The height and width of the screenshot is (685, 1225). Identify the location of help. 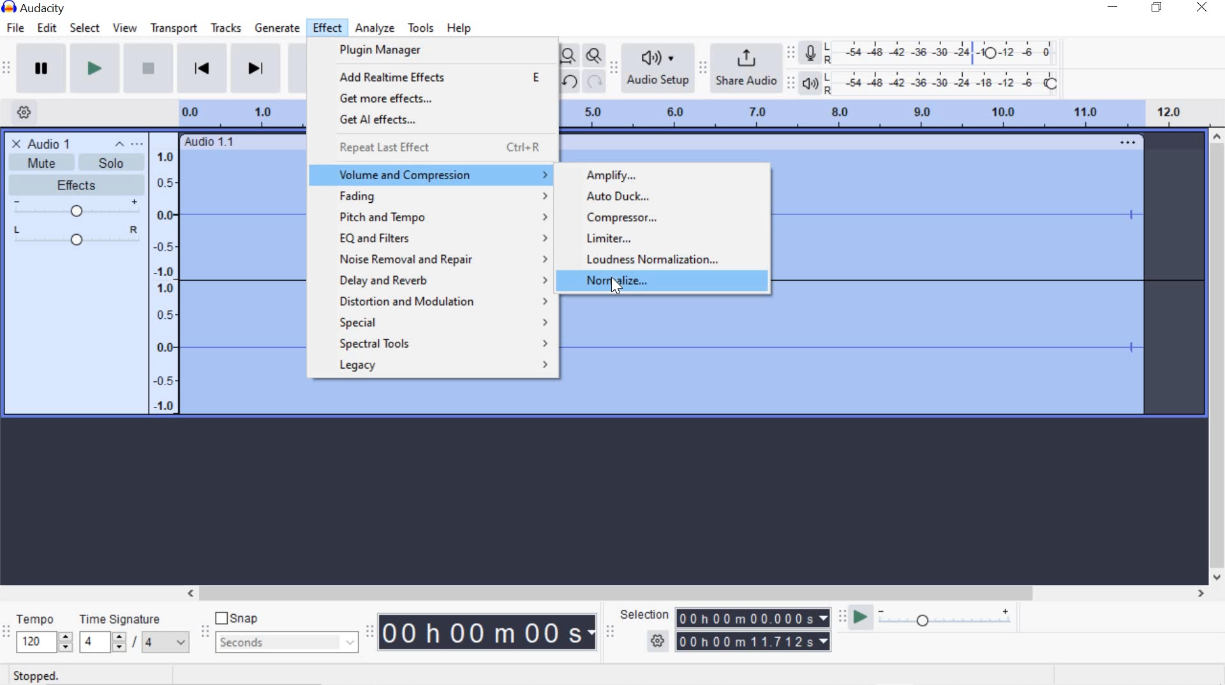
(456, 28).